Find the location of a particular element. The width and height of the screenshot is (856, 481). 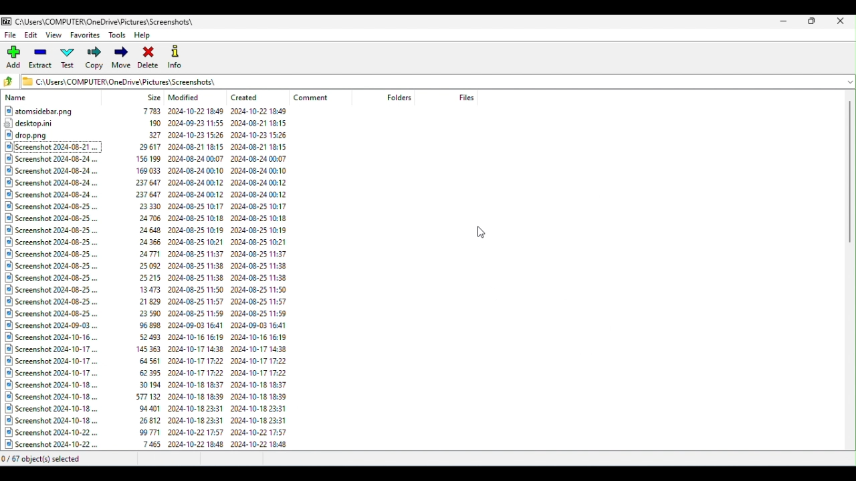

Modified is located at coordinates (187, 98).